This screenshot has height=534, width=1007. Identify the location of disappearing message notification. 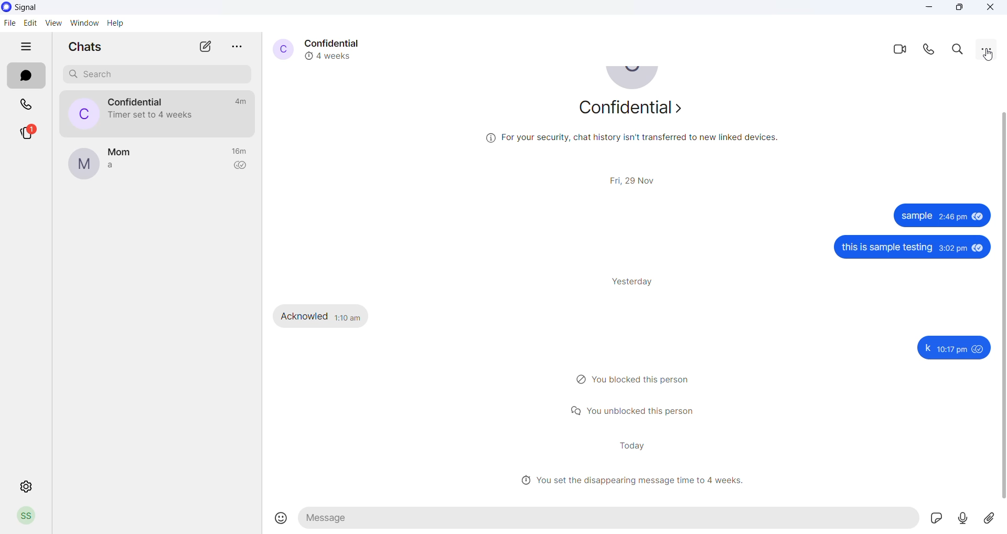
(153, 114).